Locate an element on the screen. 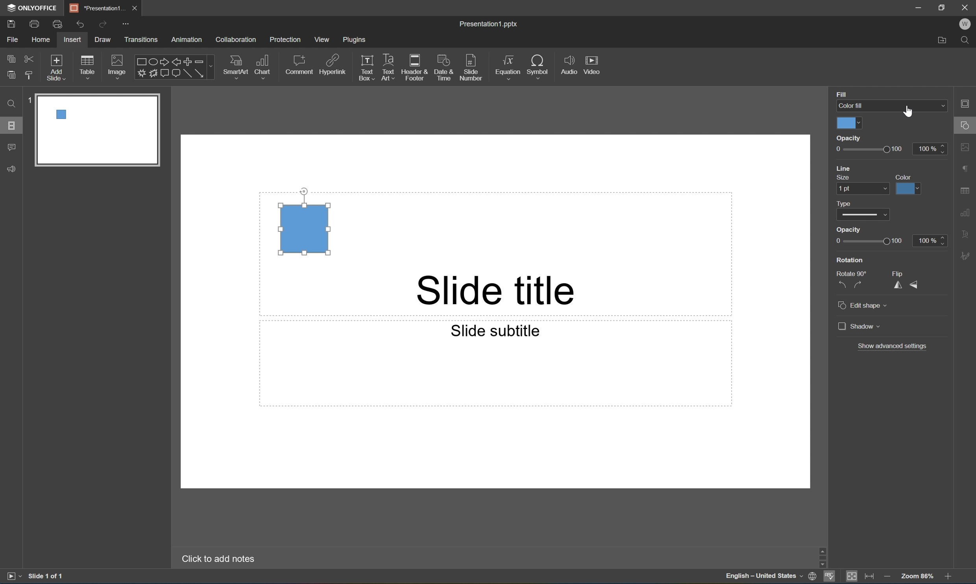  Text Art settings  is located at coordinates (967, 233).